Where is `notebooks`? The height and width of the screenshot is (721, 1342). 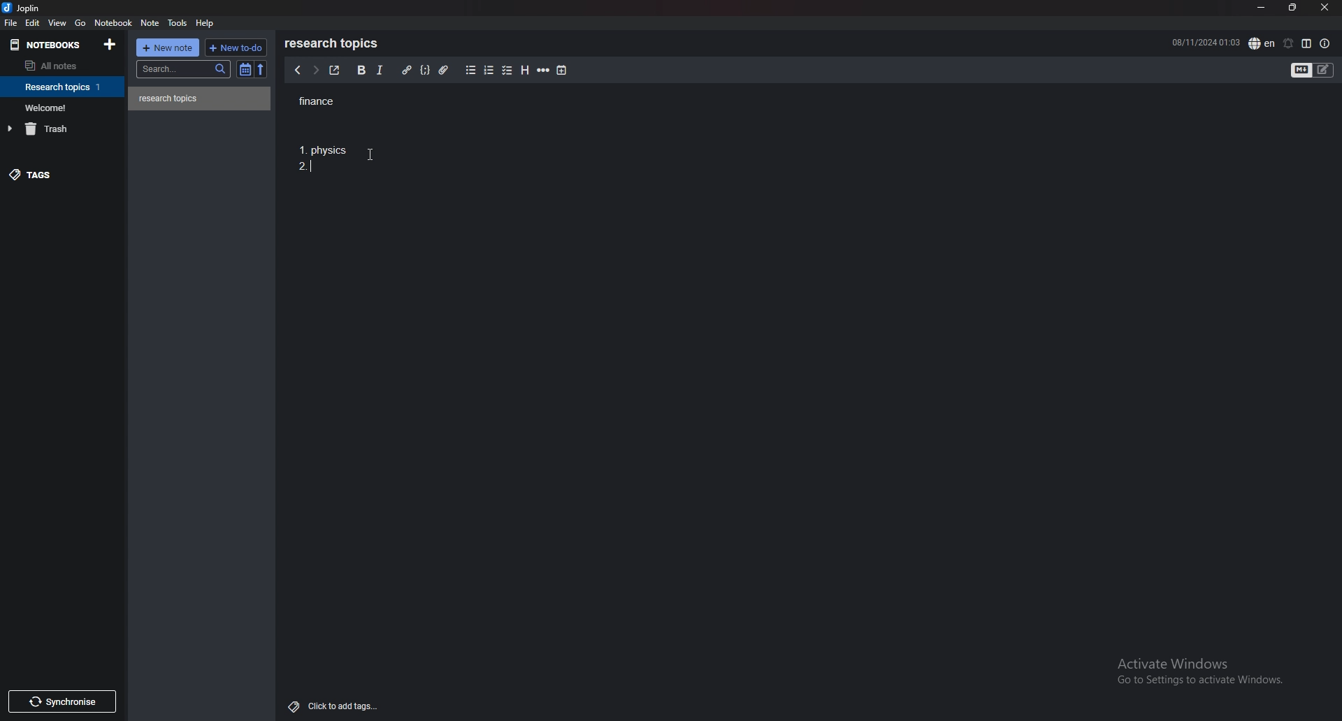 notebooks is located at coordinates (48, 44).